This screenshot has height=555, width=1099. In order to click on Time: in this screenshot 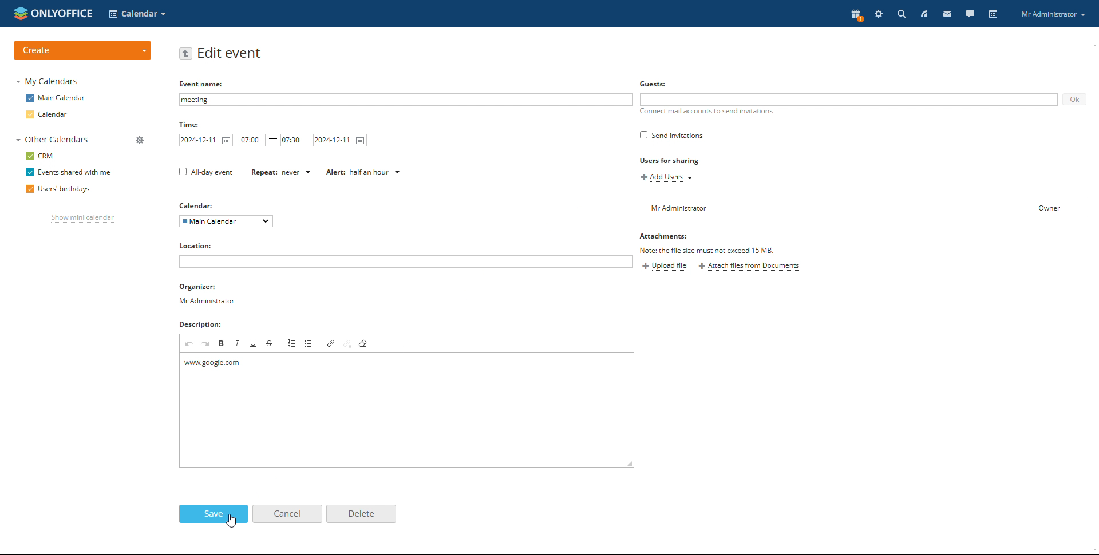, I will do `click(190, 125)`.